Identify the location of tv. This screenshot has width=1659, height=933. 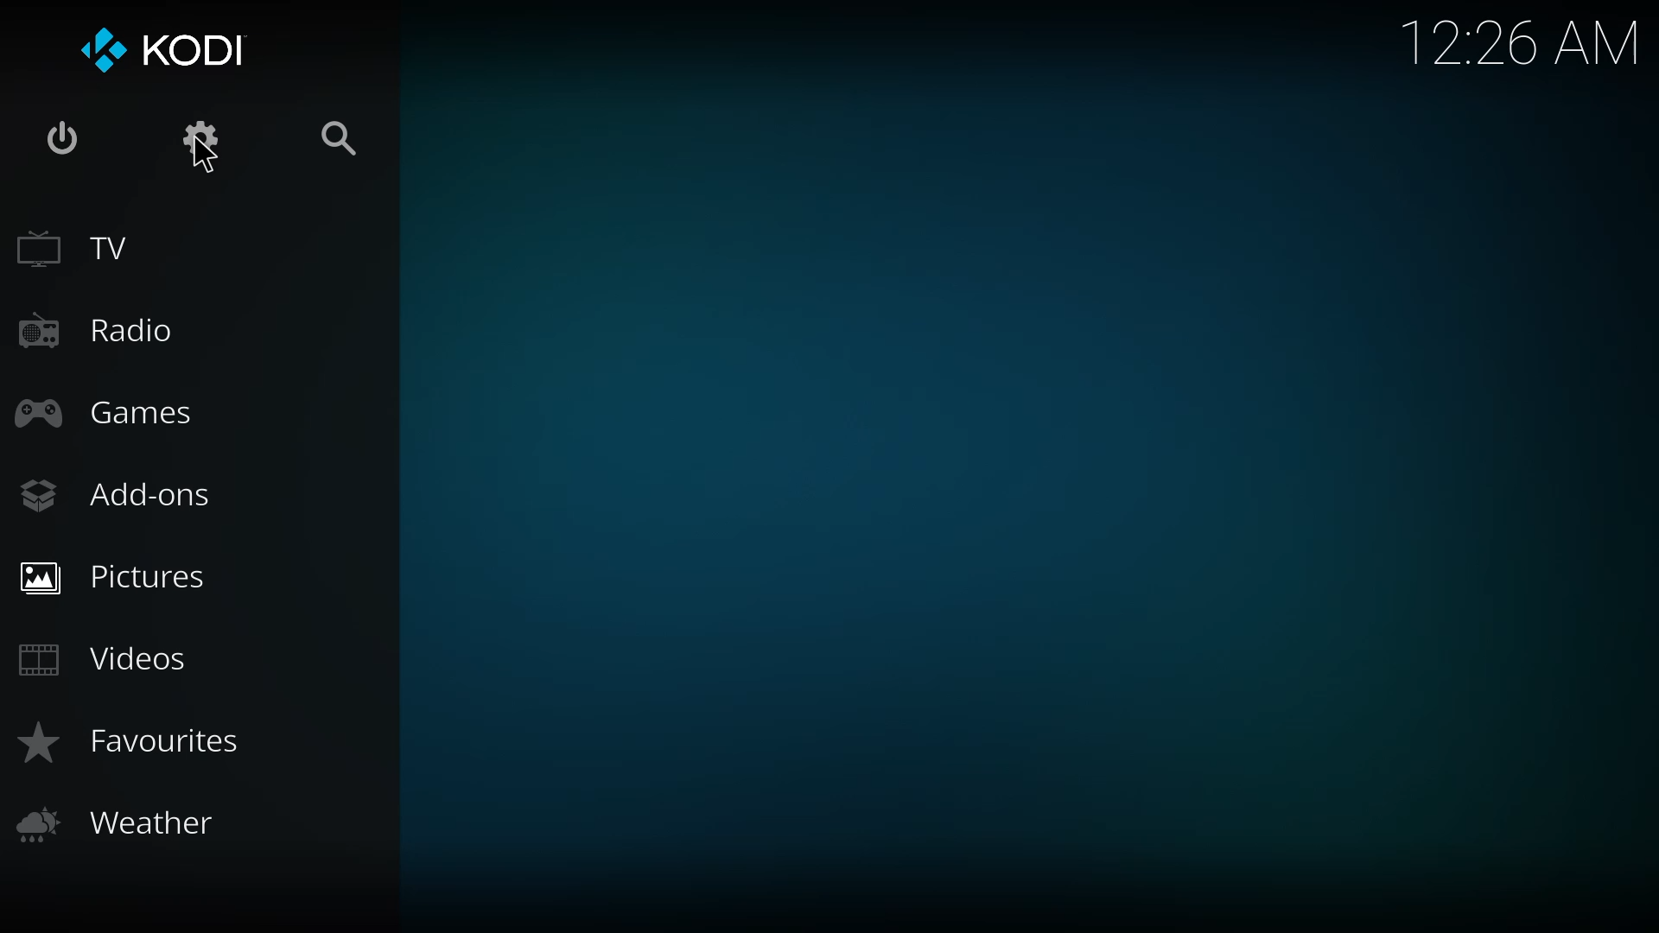
(85, 246).